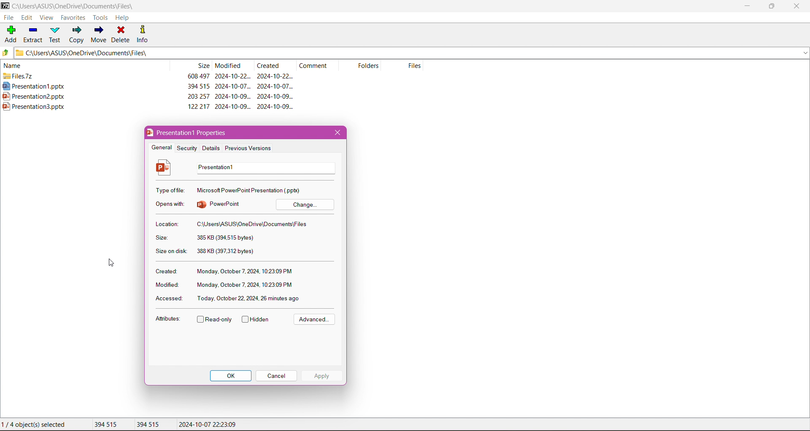  I want to click on 2024-10-22, so click(233, 76).